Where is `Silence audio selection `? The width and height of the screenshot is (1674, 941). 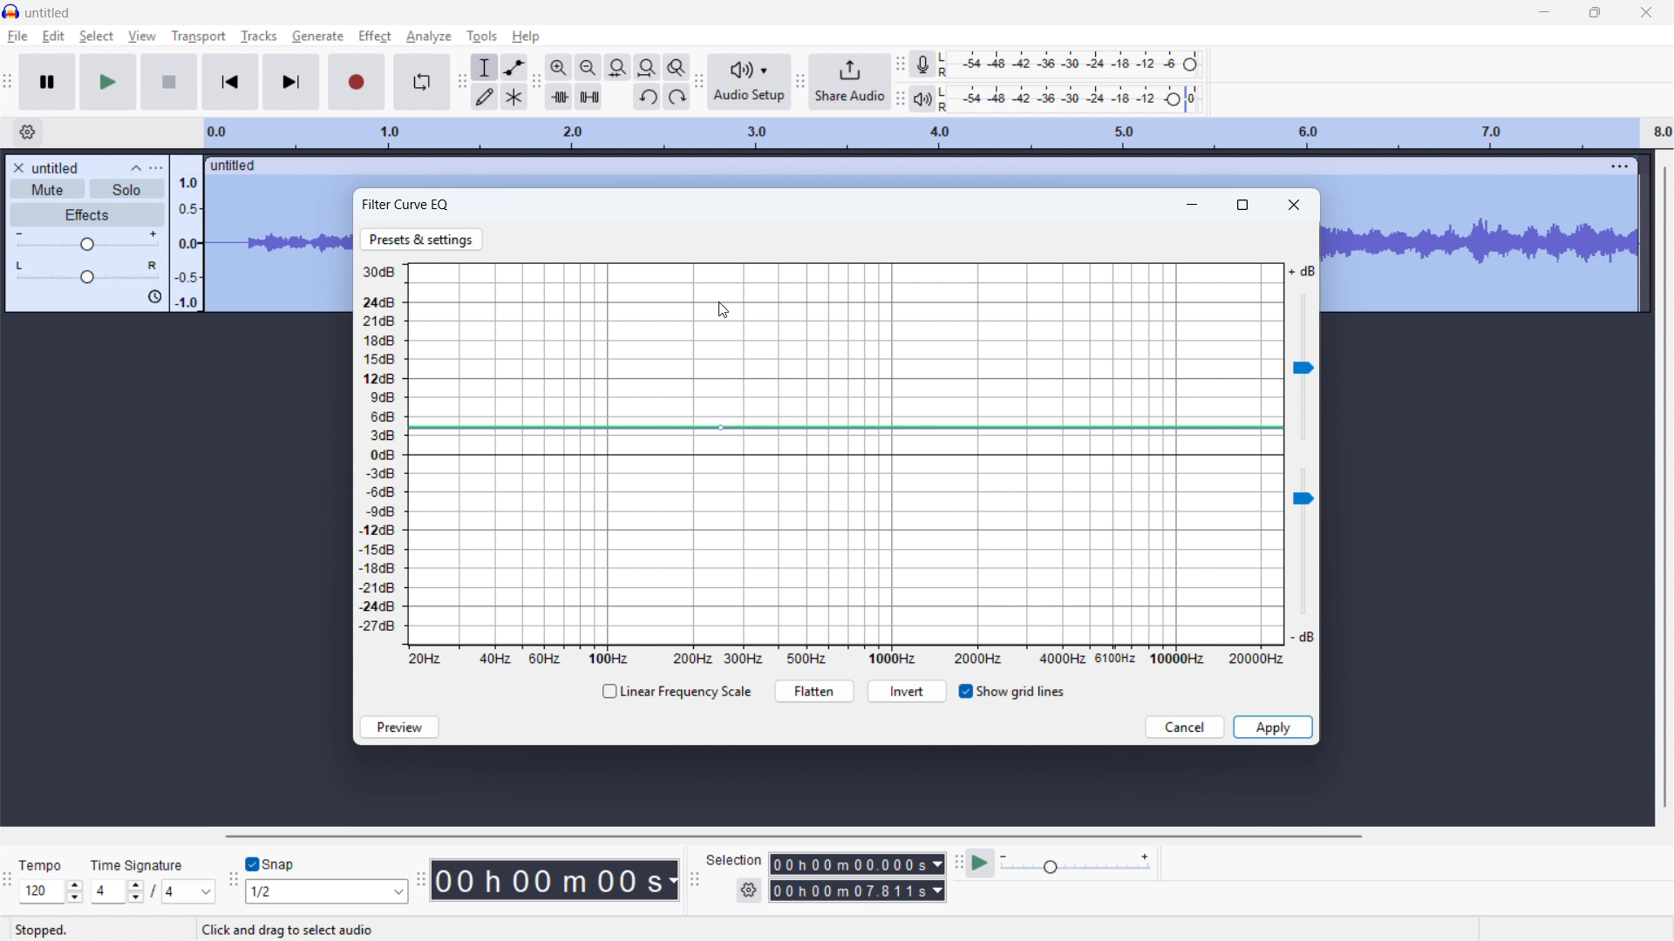
Silence audio selection  is located at coordinates (589, 98).